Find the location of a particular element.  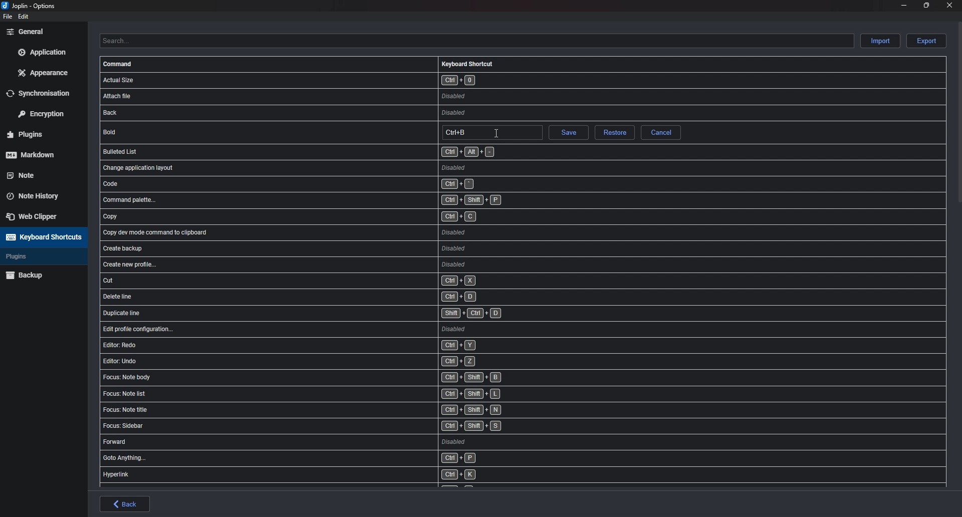

cursor is located at coordinates (499, 133).